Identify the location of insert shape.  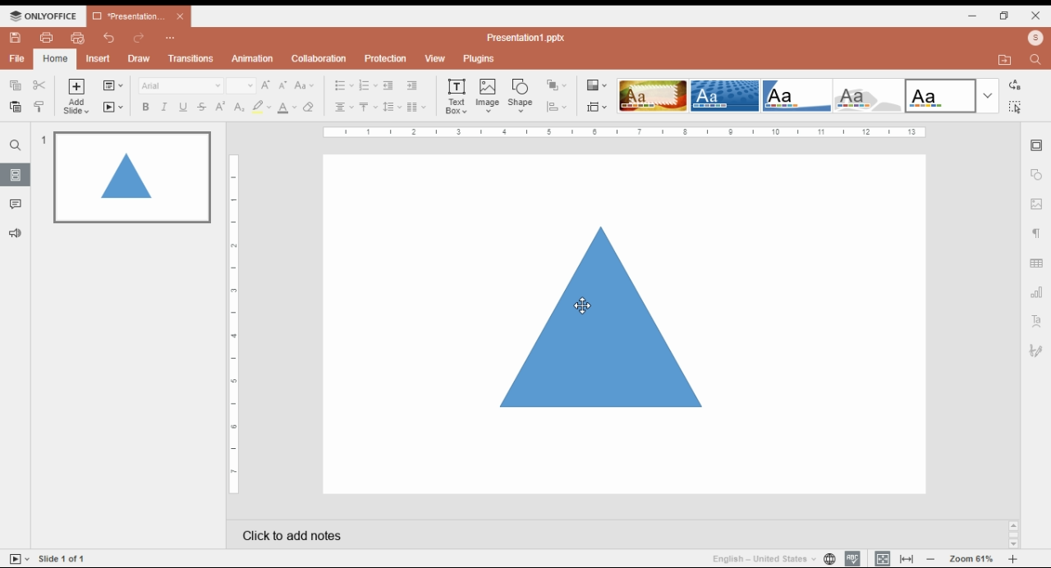
(521, 95).